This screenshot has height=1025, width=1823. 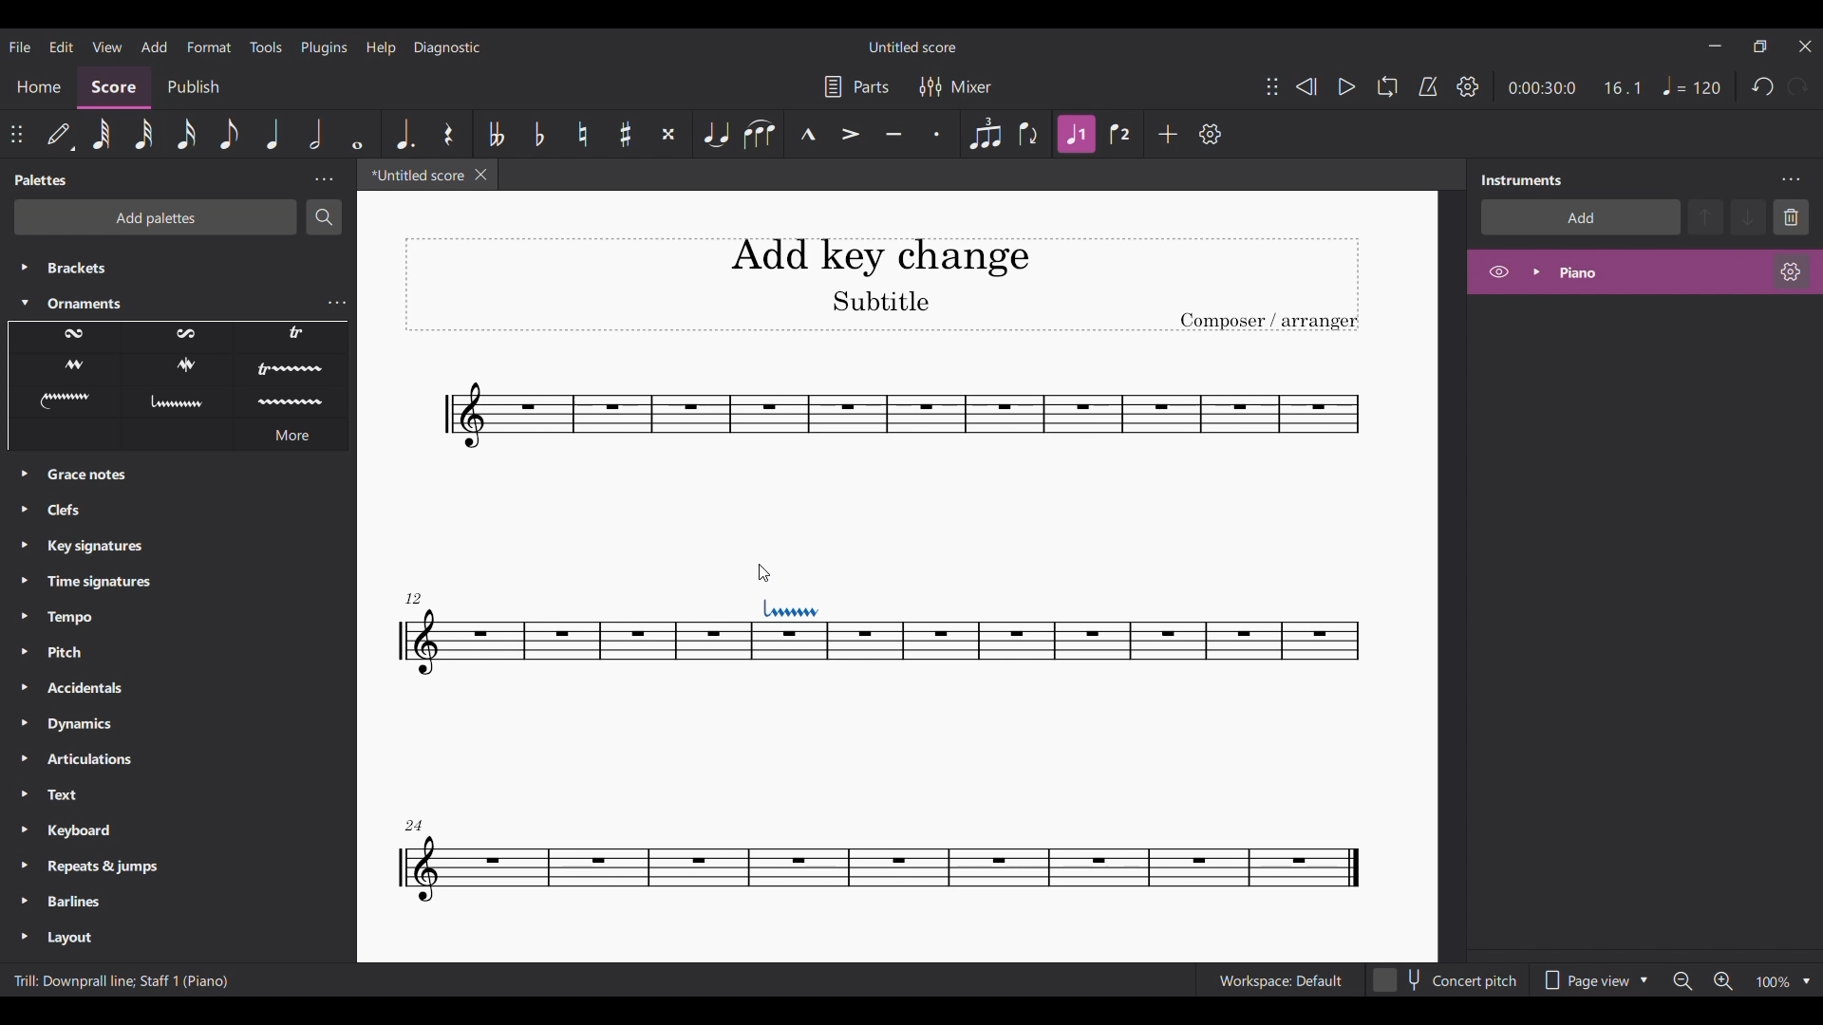 What do you see at coordinates (1031, 134) in the screenshot?
I see `Flip direction` at bounding box center [1031, 134].